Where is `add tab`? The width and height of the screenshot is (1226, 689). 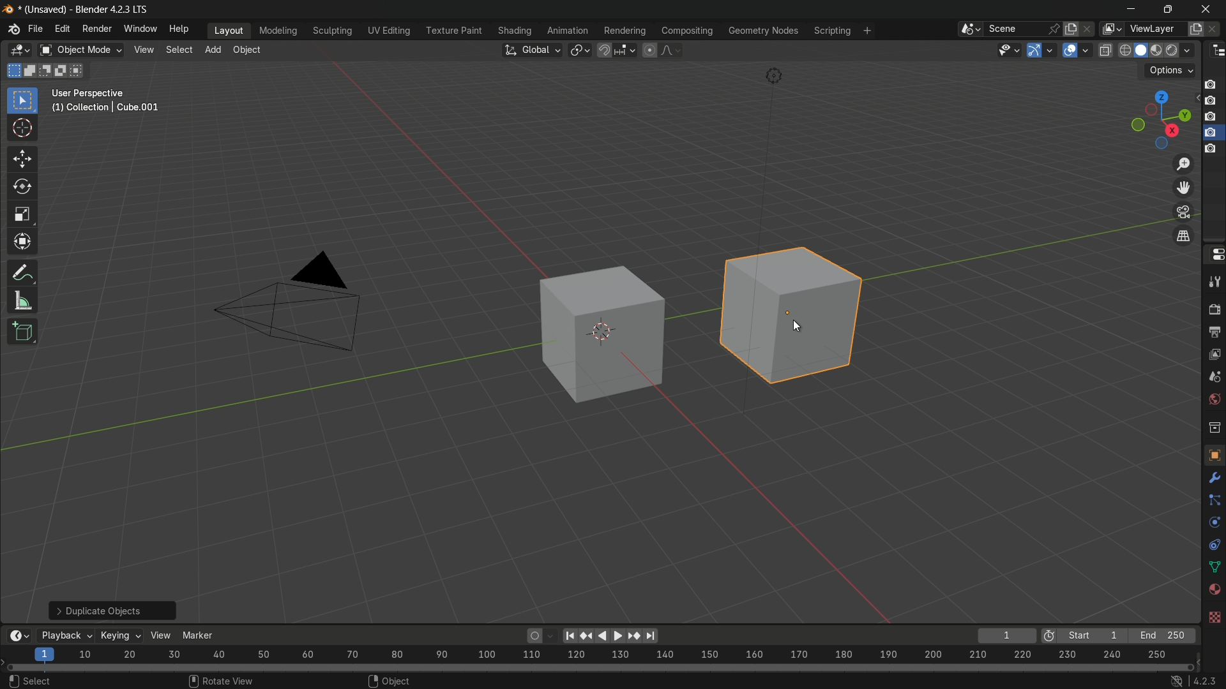 add tab is located at coordinates (215, 51).